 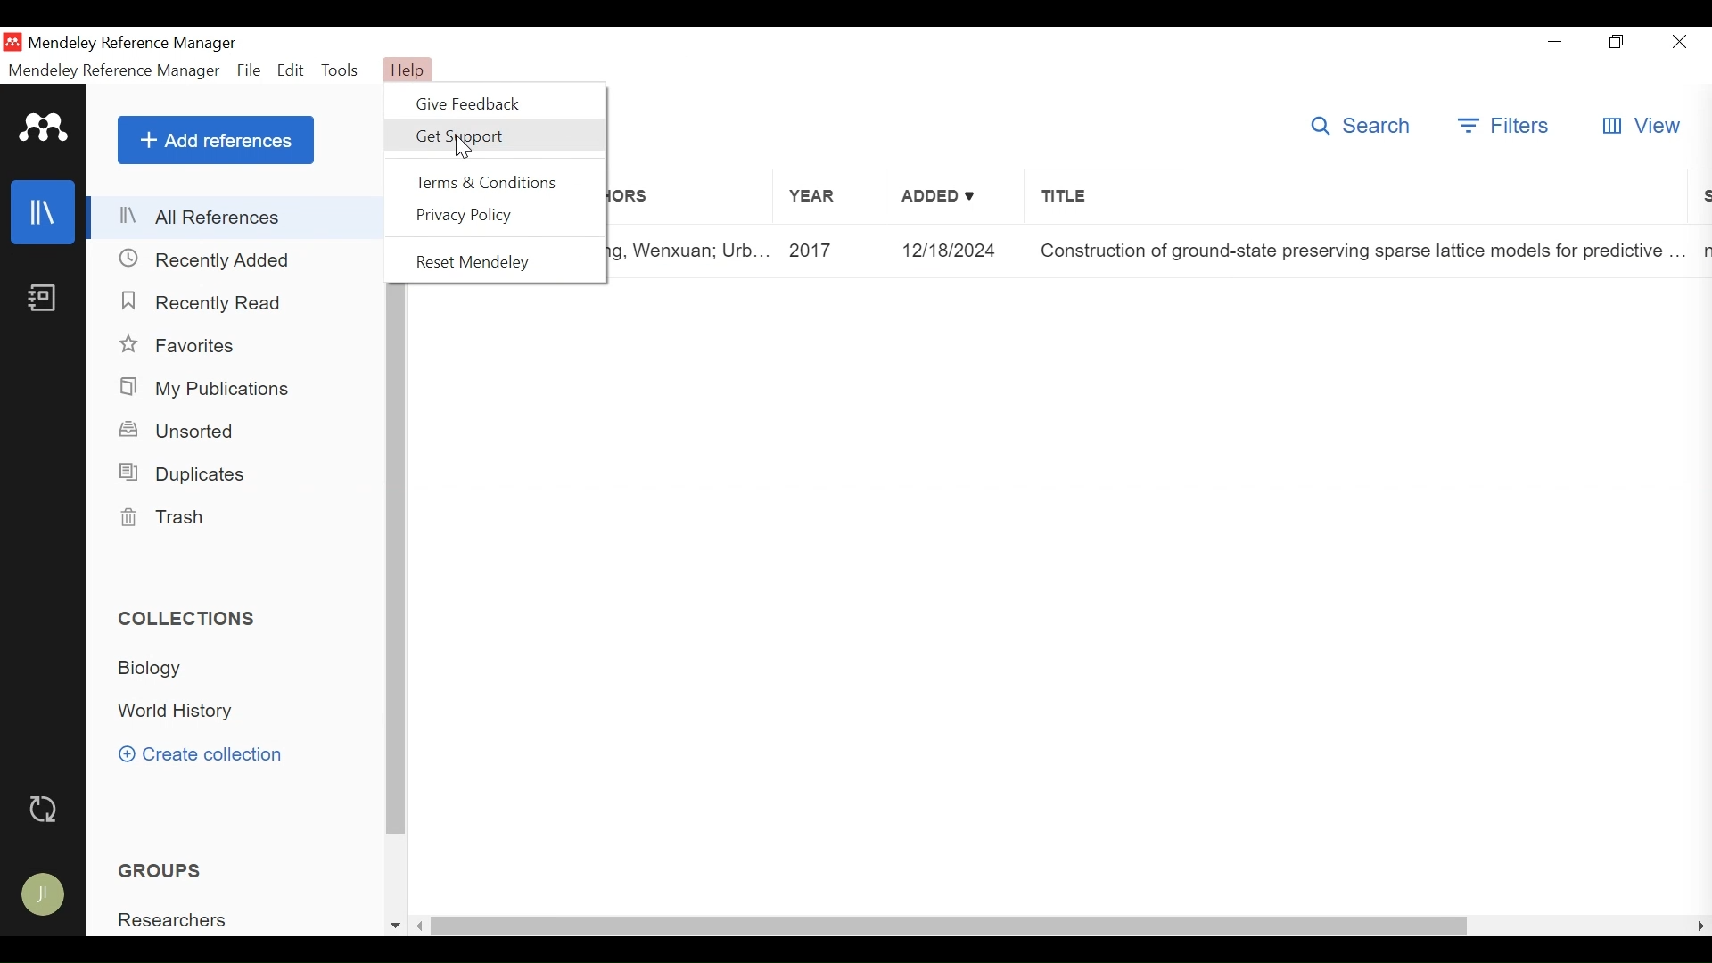 I want to click on Year, so click(x=831, y=251).